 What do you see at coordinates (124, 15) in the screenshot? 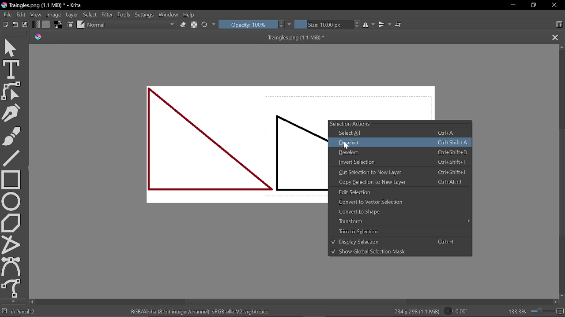
I see `Tools` at bounding box center [124, 15].